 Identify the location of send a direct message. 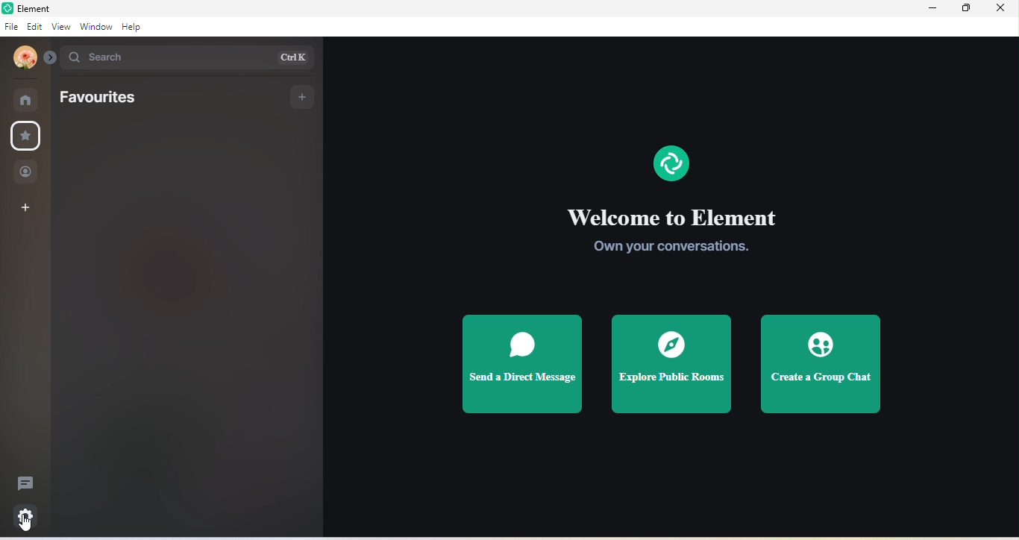
(521, 365).